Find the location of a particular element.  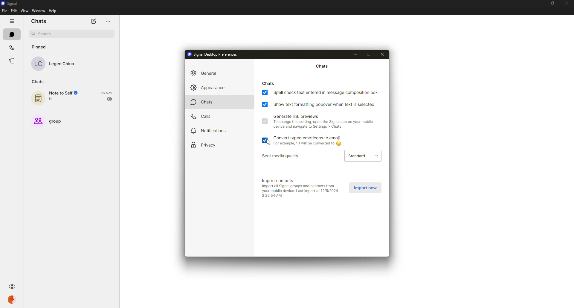

stories is located at coordinates (12, 61).